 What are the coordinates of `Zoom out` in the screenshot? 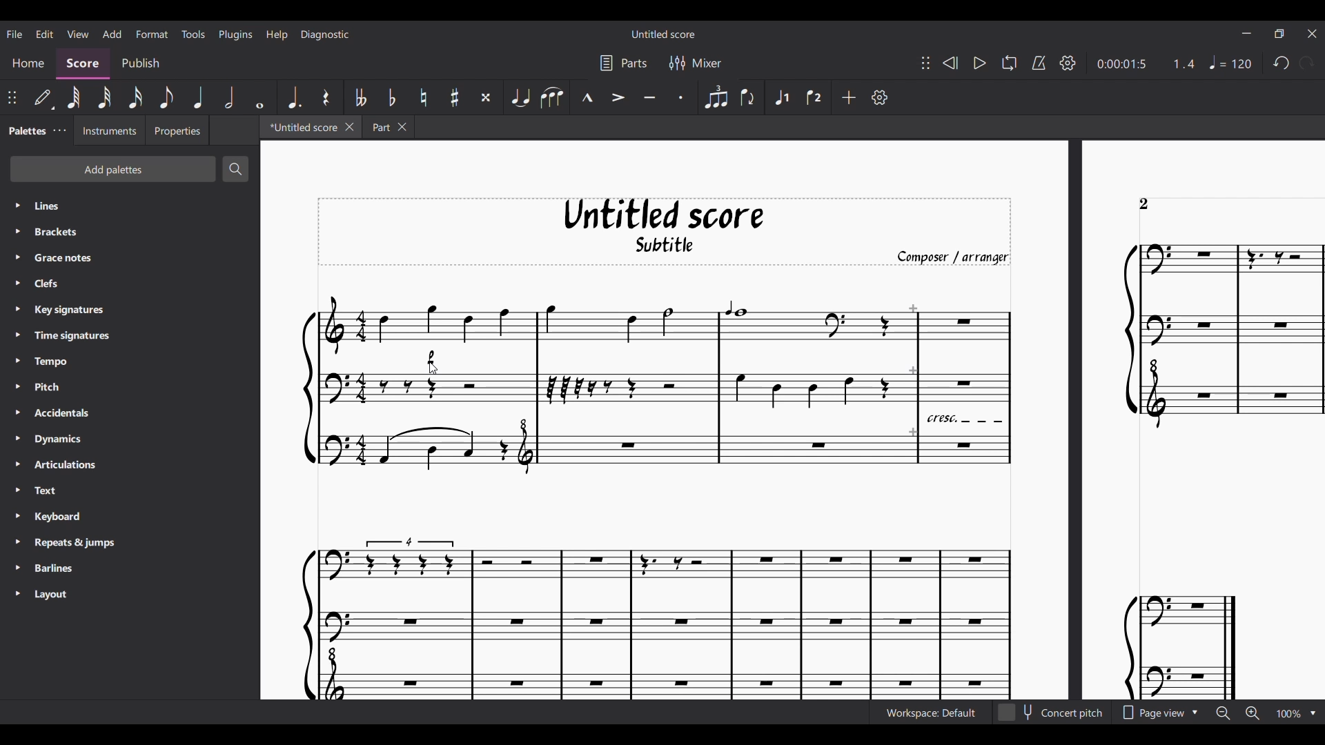 It's located at (1224, 714).